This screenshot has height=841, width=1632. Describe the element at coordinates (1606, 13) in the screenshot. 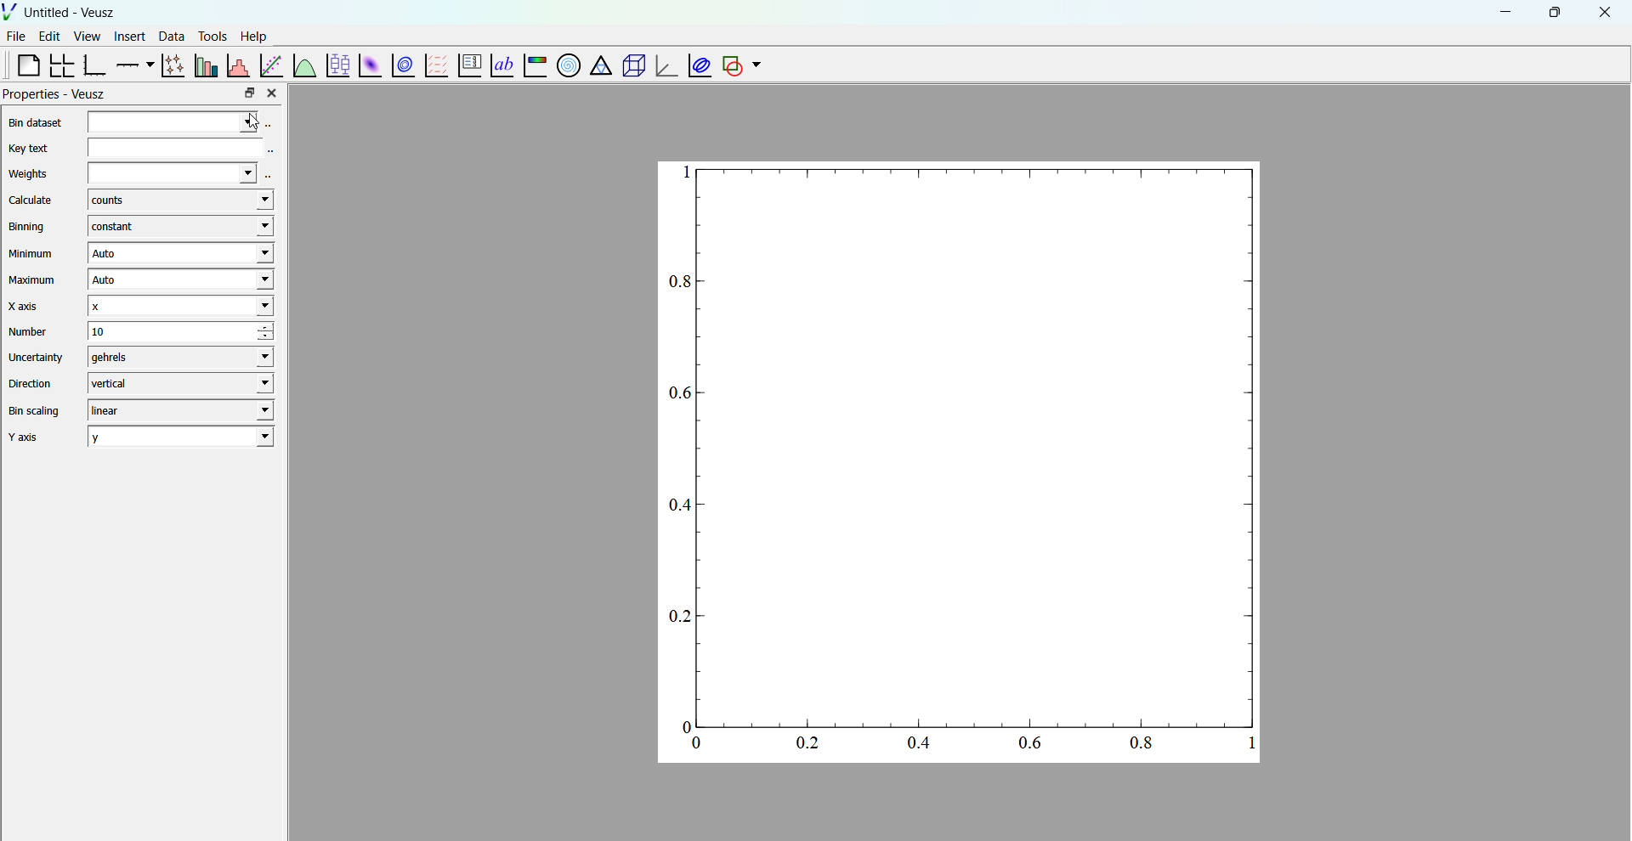

I see `close` at that location.